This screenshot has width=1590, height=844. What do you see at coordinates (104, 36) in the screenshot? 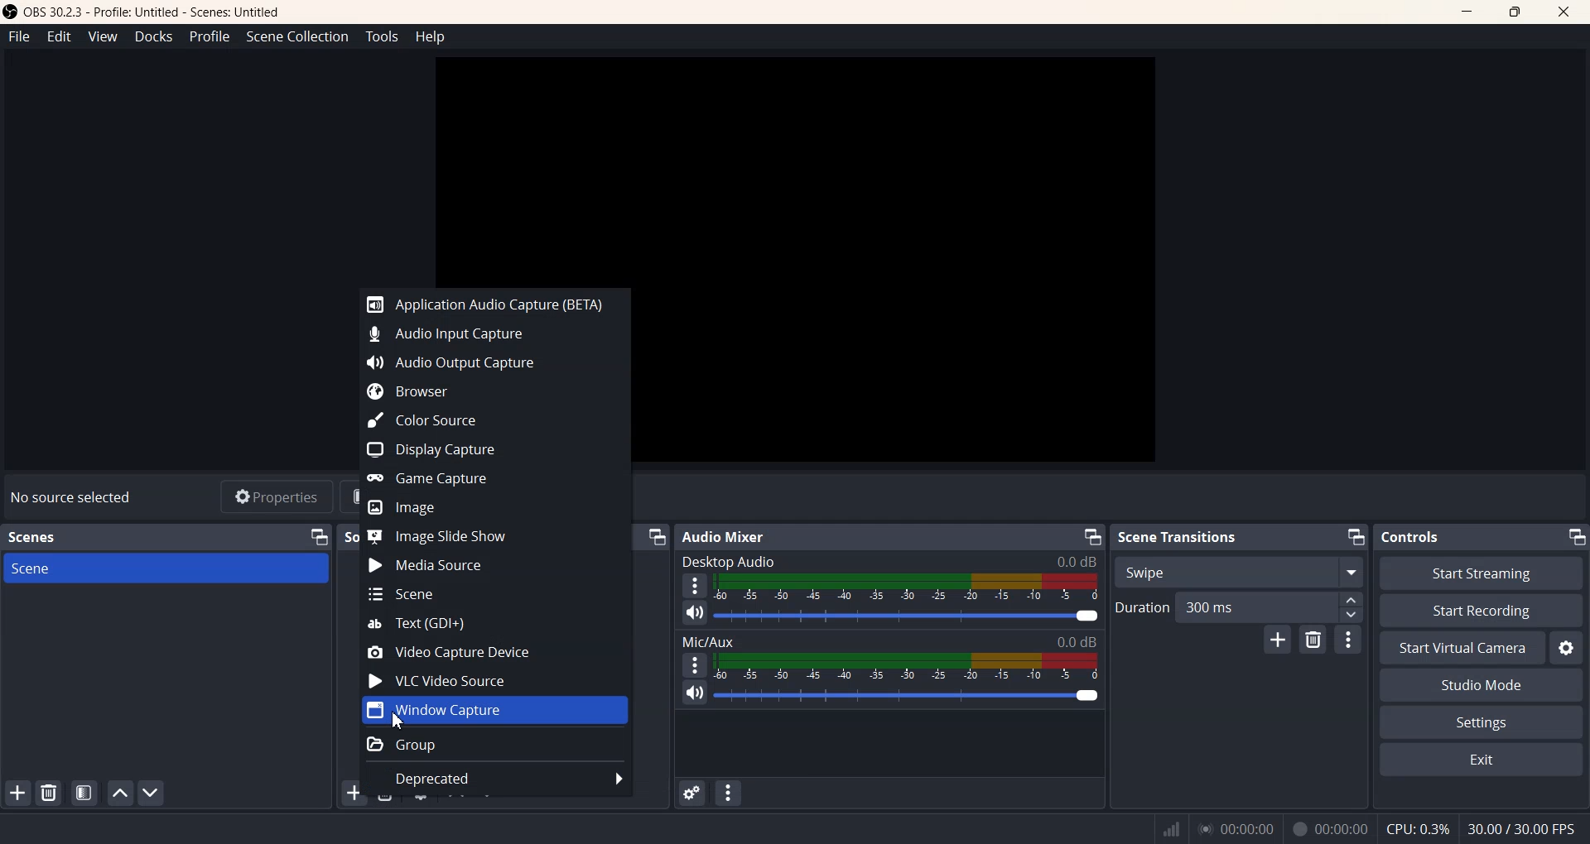
I see `View` at bounding box center [104, 36].